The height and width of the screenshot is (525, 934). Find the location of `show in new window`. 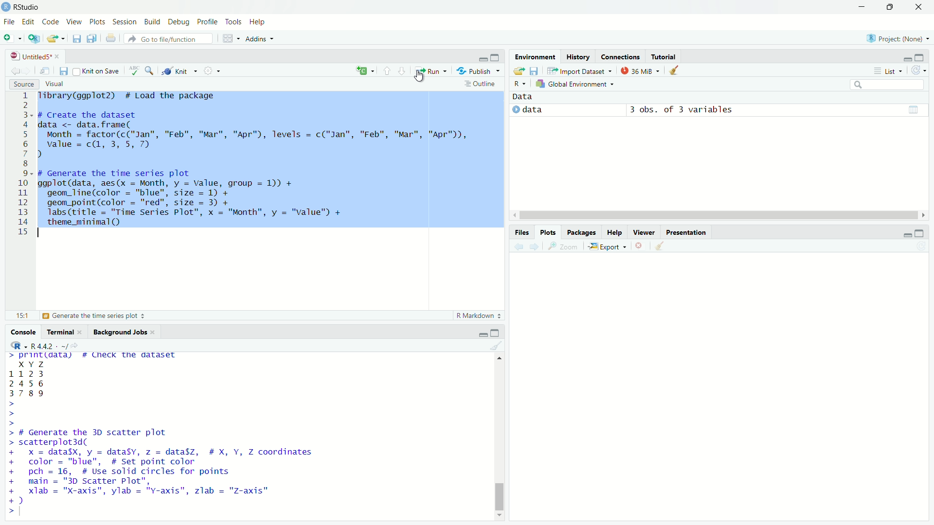

show in new window is located at coordinates (47, 70).